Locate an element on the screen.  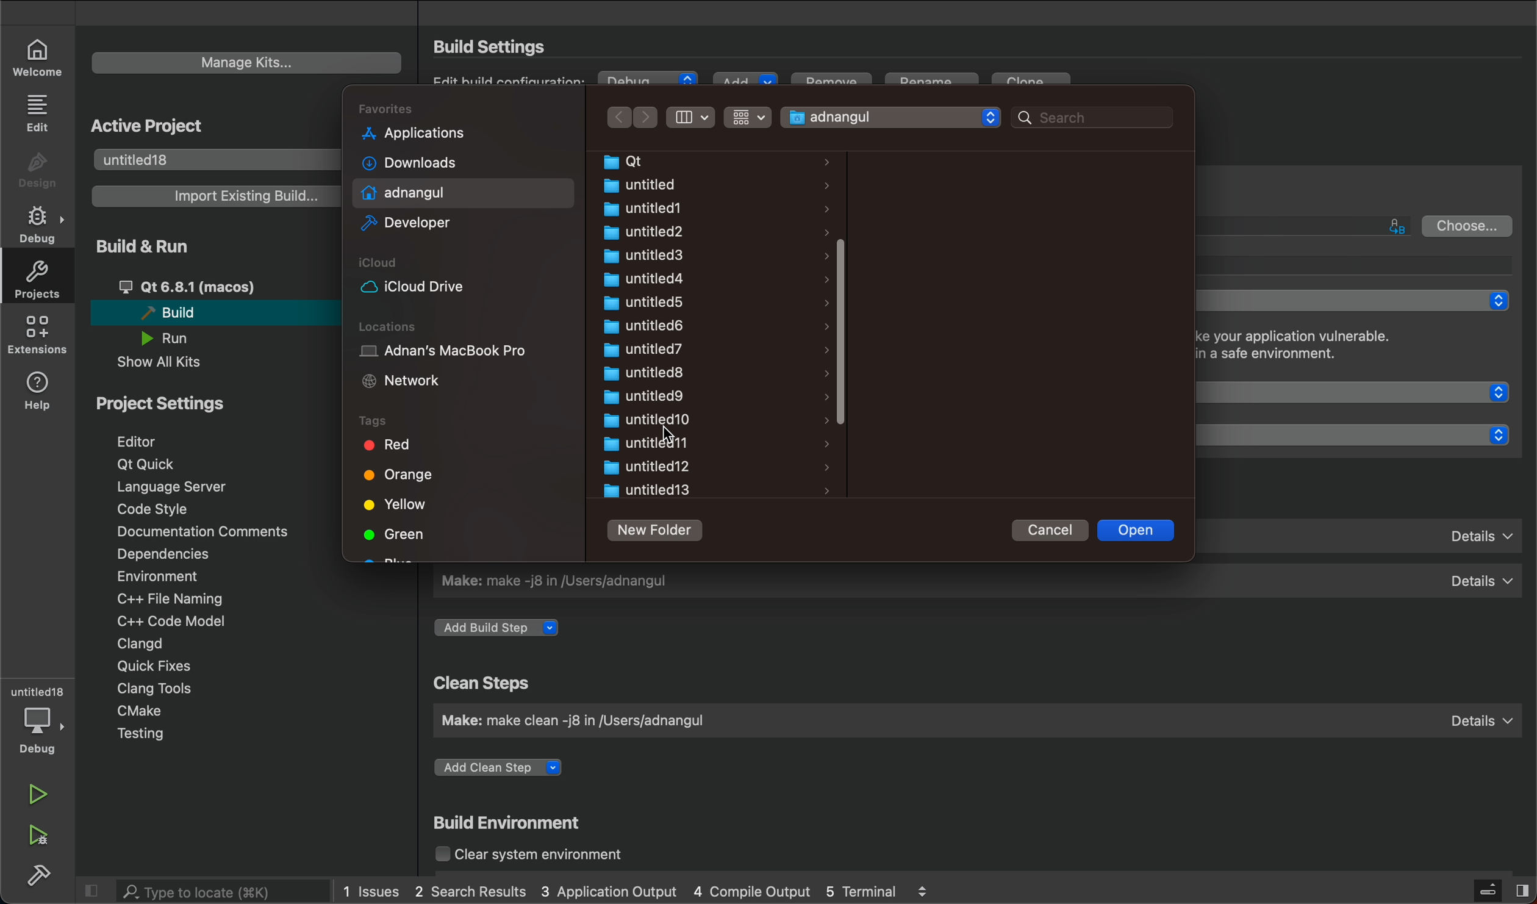
untitled11 is located at coordinates (713, 443).